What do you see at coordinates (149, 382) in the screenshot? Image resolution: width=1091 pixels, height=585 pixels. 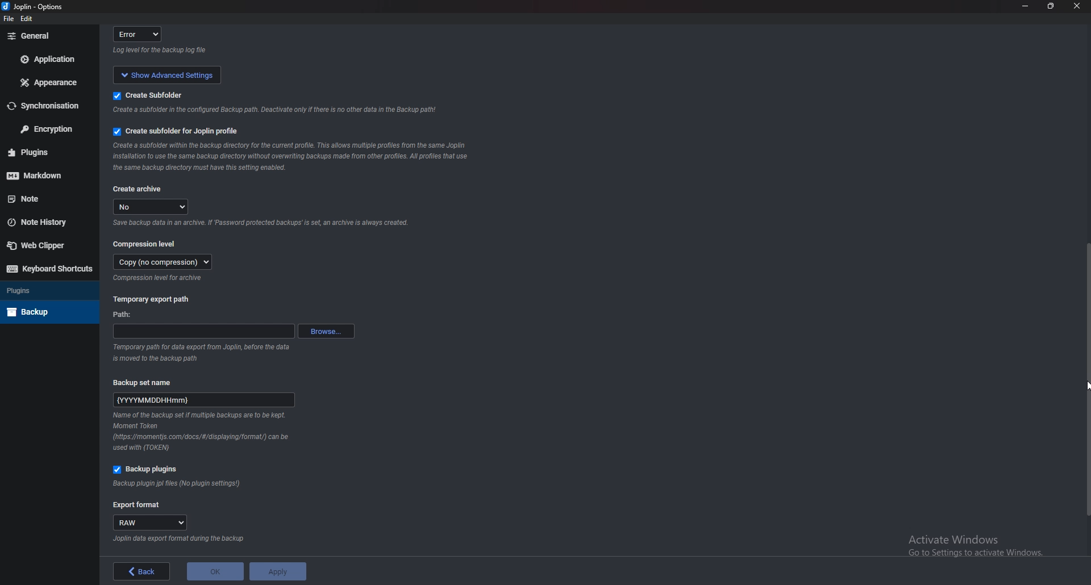 I see `Backup set name` at bounding box center [149, 382].